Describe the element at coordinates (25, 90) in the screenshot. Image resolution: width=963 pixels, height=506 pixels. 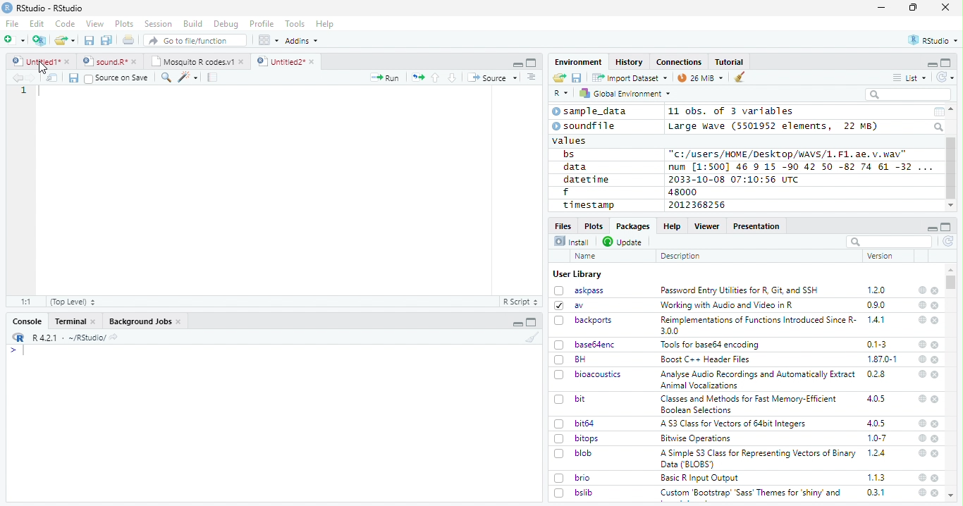
I see `1` at that location.